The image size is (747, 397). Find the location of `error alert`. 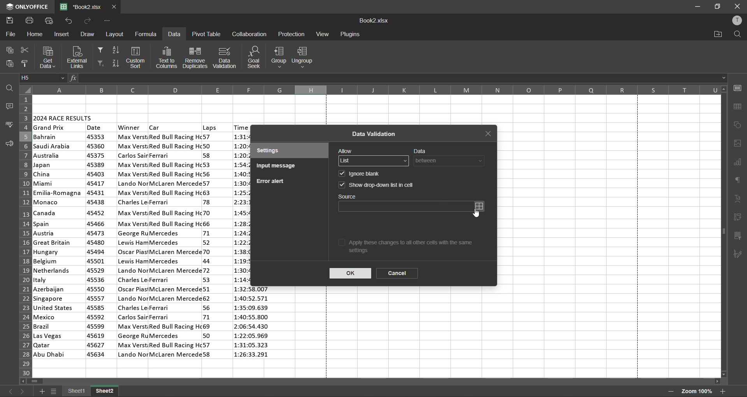

error alert is located at coordinates (270, 181).